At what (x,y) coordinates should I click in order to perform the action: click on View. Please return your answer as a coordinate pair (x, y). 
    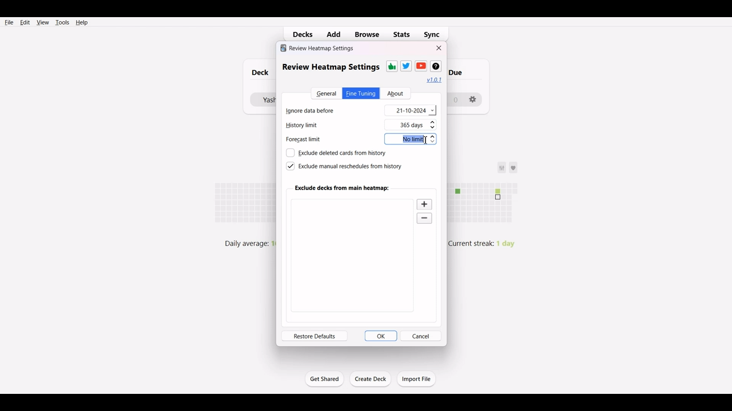
    Looking at the image, I should click on (42, 22).